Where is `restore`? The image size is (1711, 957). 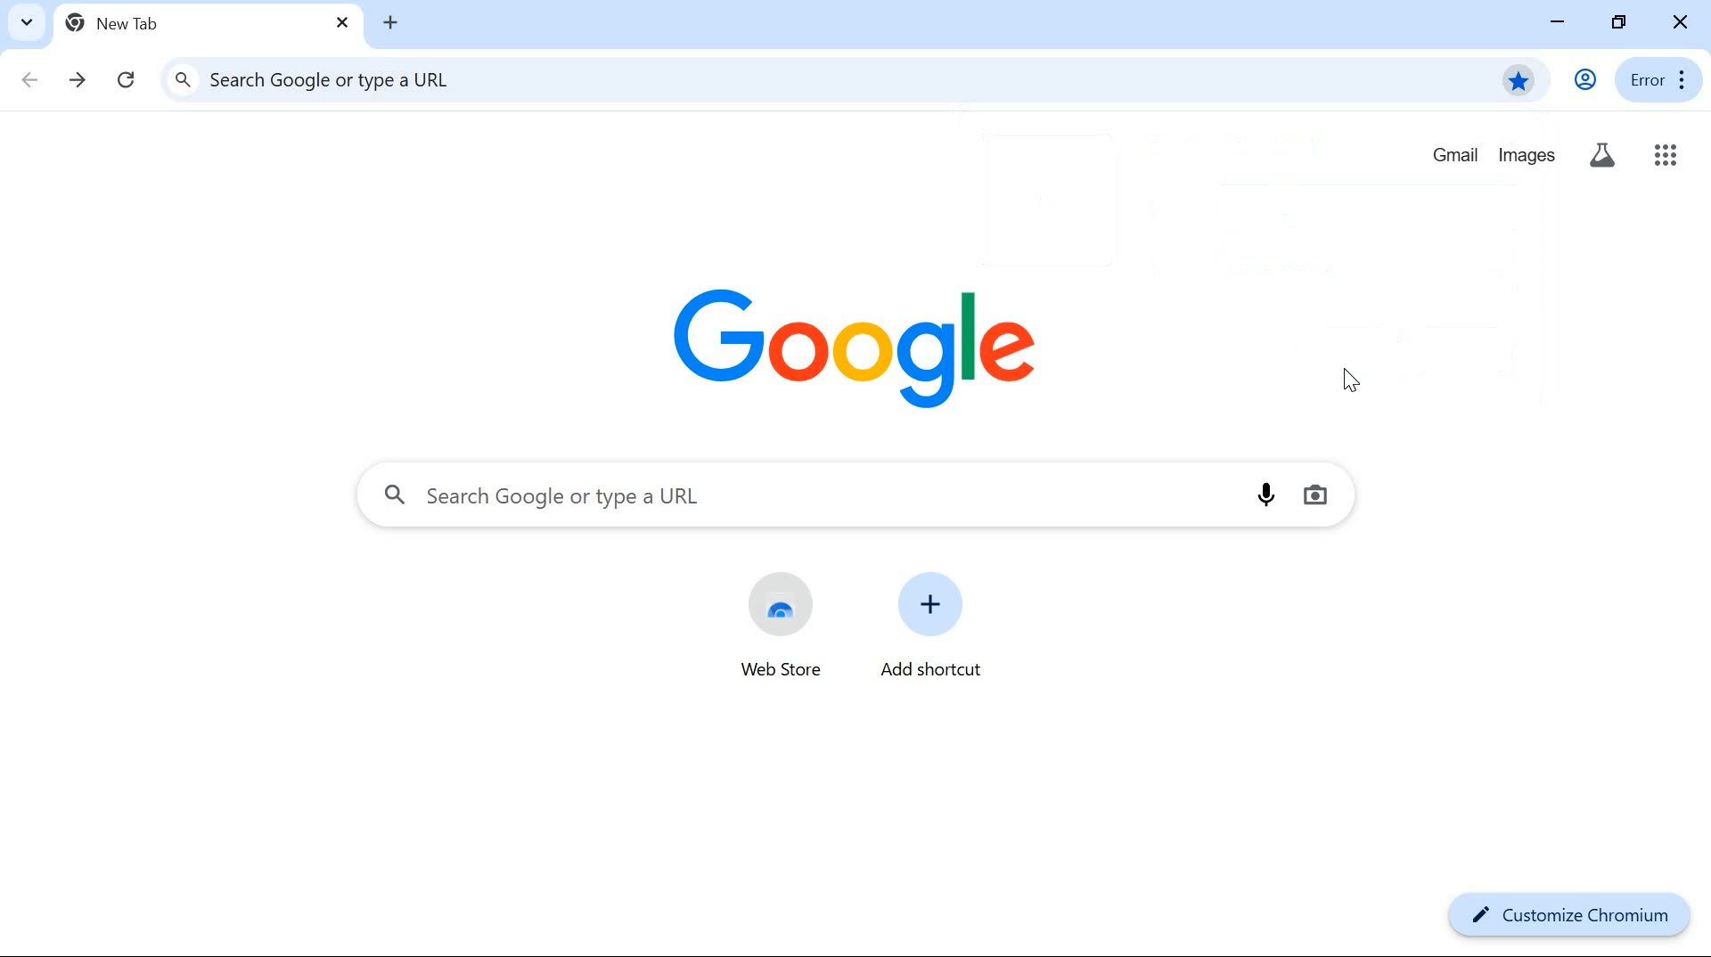
restore is located at coordinates (1622, 20).